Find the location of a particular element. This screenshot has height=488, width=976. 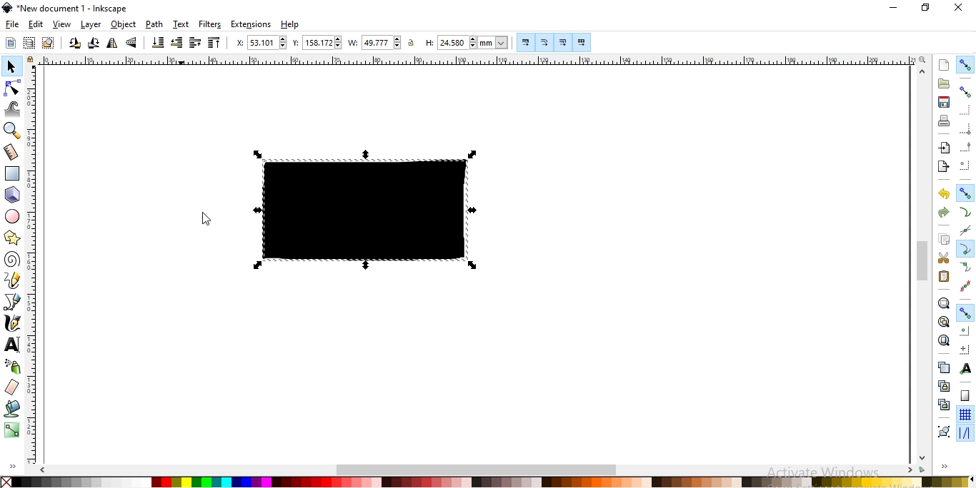

create spirals is located at coordinates (13, 260).